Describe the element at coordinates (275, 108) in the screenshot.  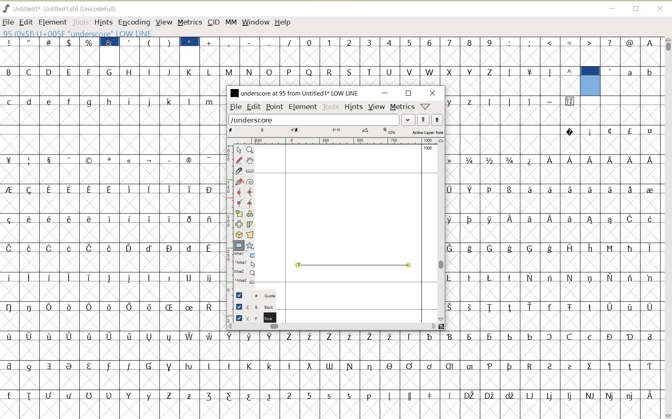
I see `POINT` at that location.